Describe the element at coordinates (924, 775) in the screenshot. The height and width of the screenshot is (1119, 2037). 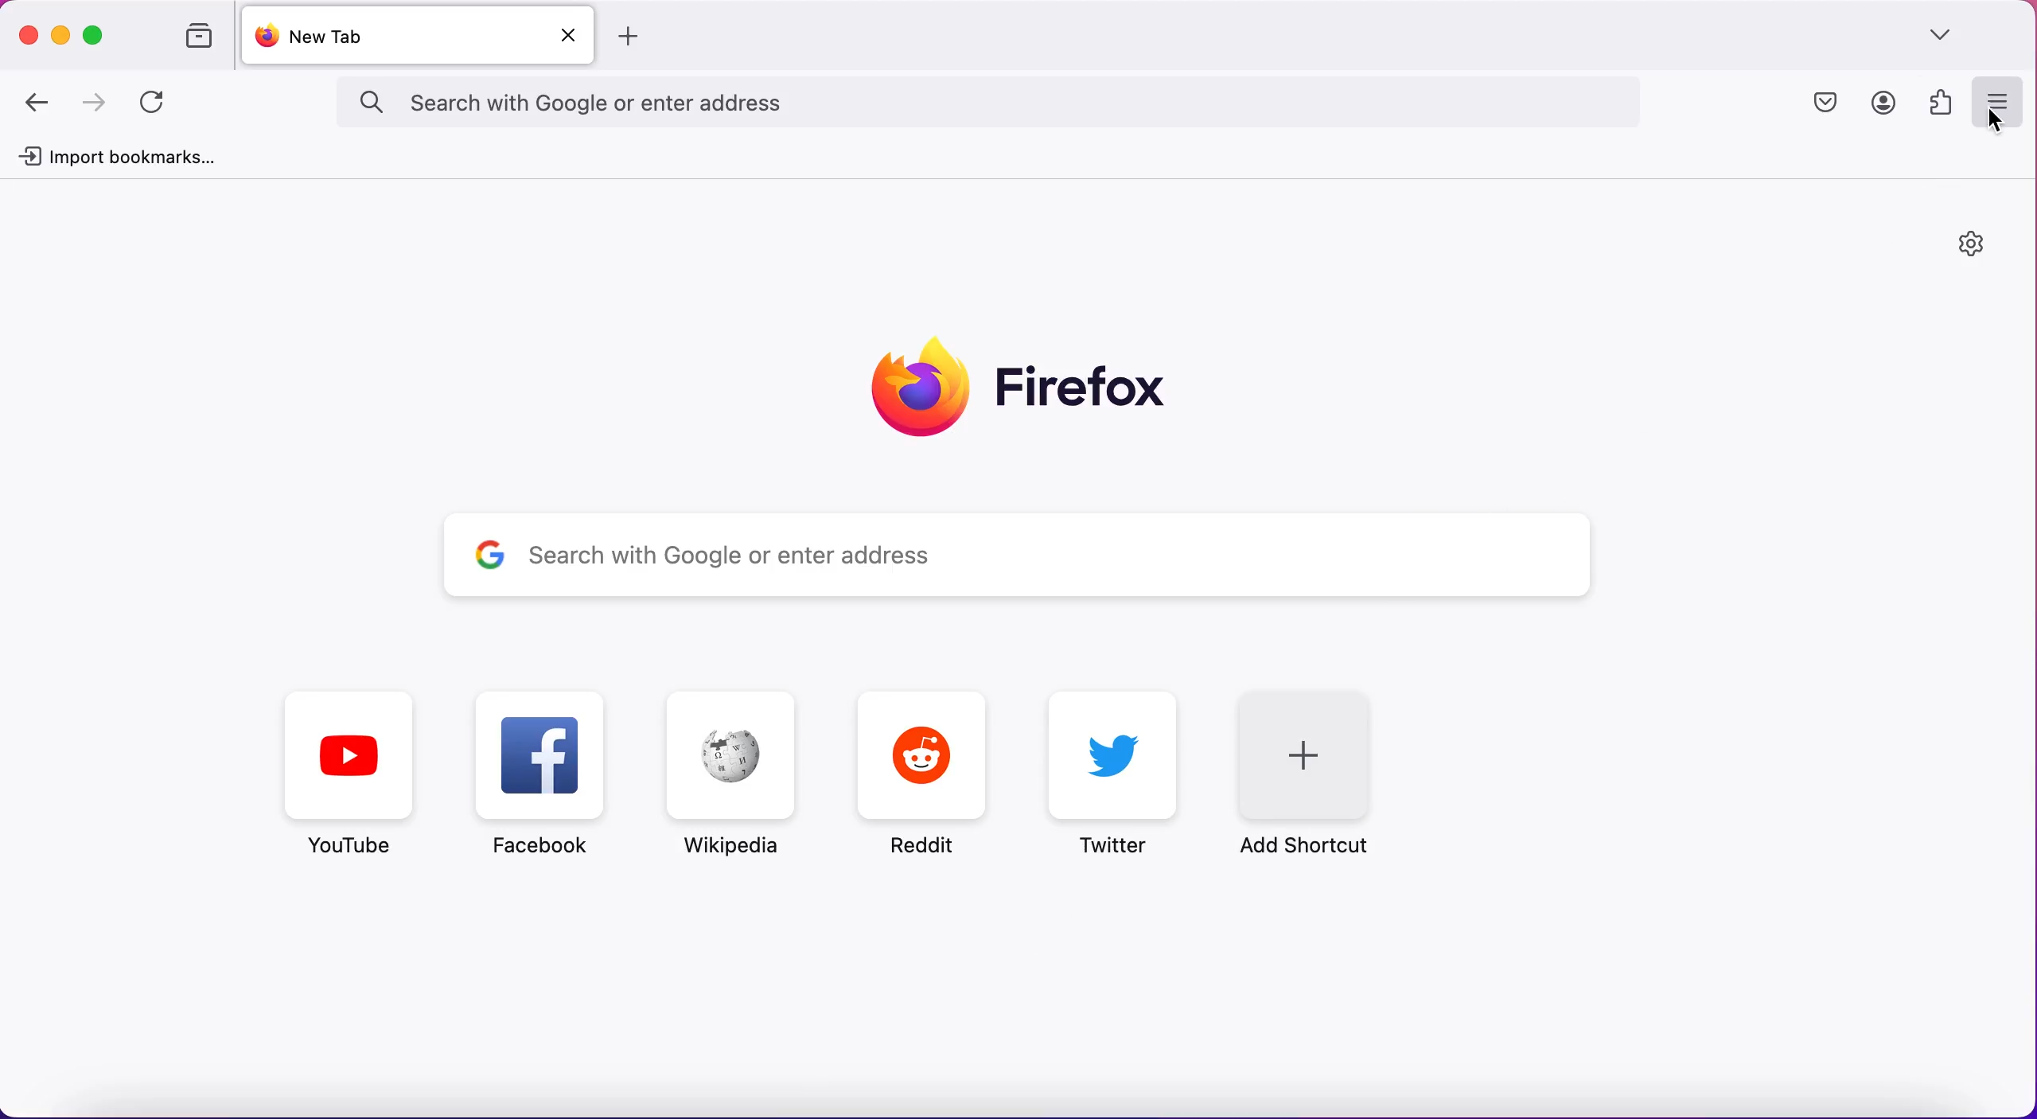
I see `Reddit` at that location.